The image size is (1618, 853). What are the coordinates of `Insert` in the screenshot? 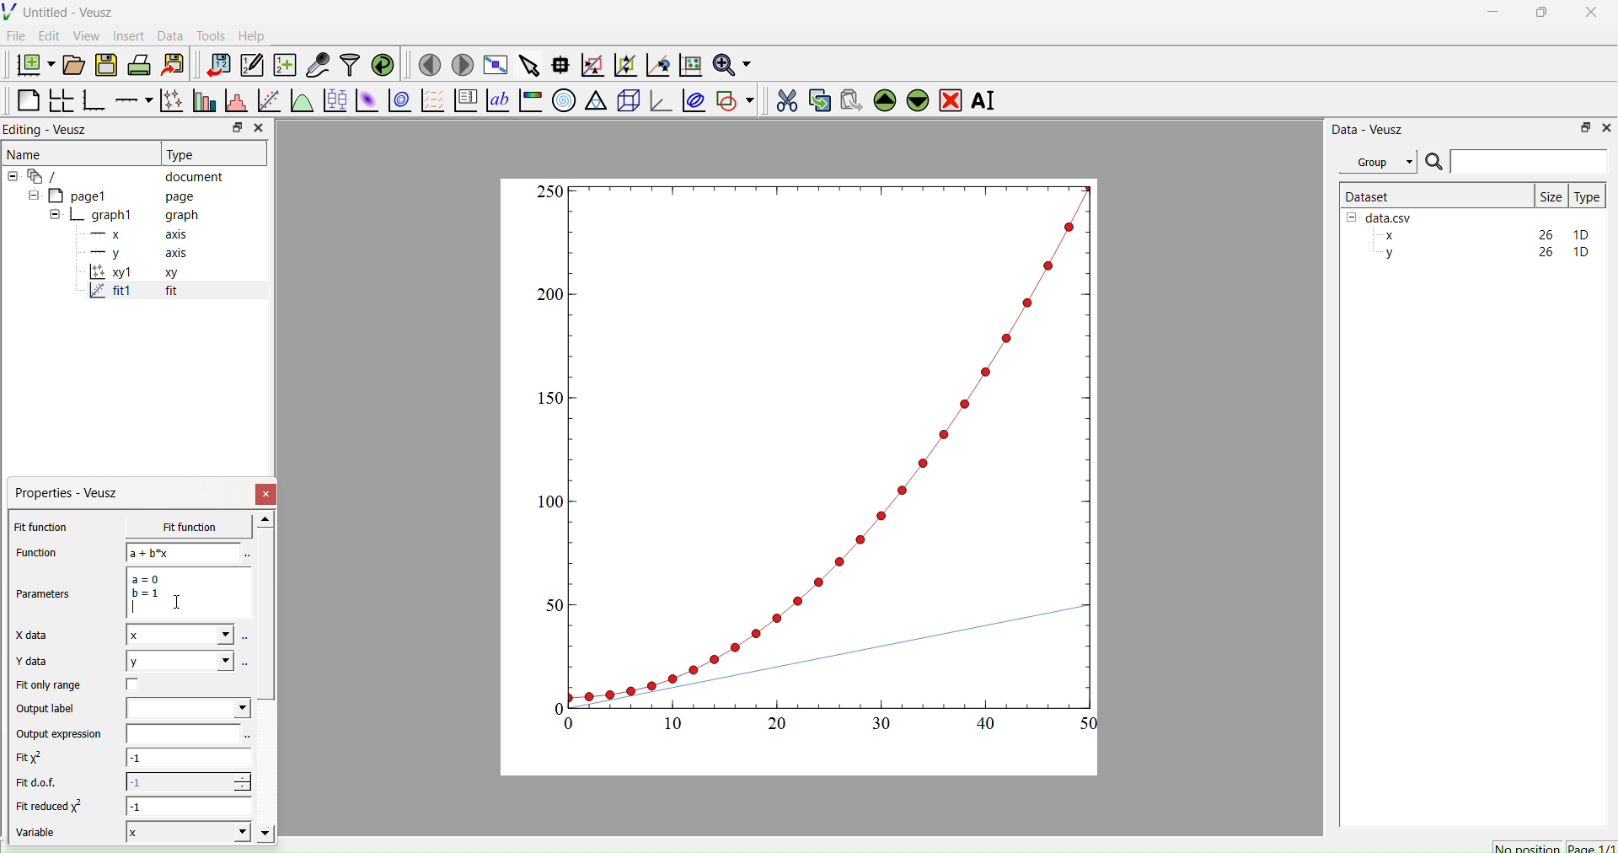 It's located at (131, 35).